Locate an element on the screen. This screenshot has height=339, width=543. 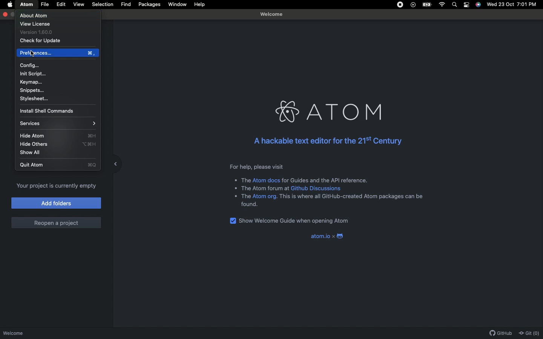
About Atom is located at coordinates (35, 15).